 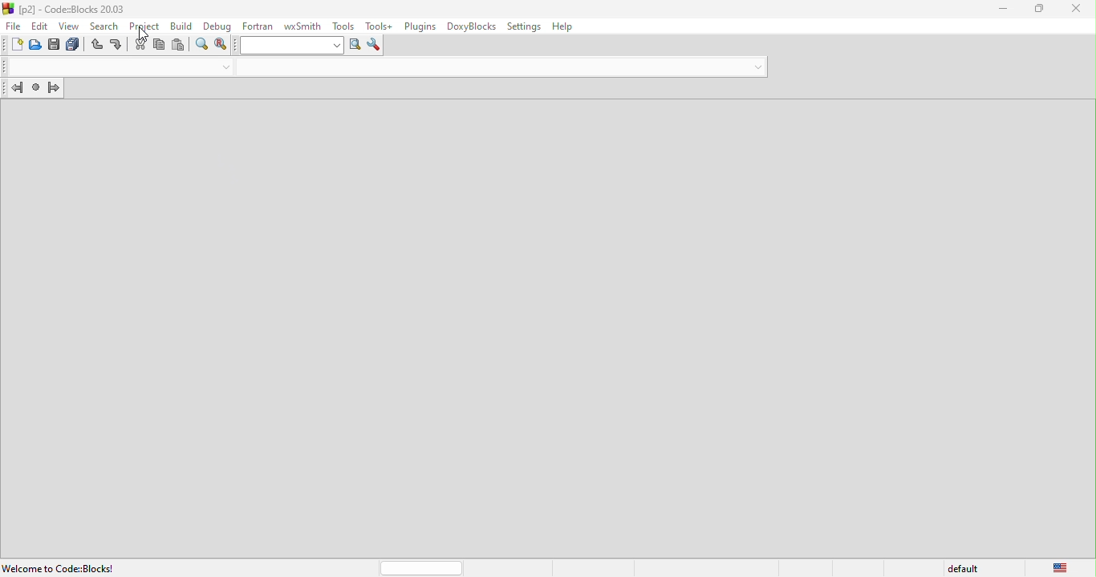 What do you see at coordinates (117, 46) in the screenshot?
I see `redo` at bounding box center [117, 46].